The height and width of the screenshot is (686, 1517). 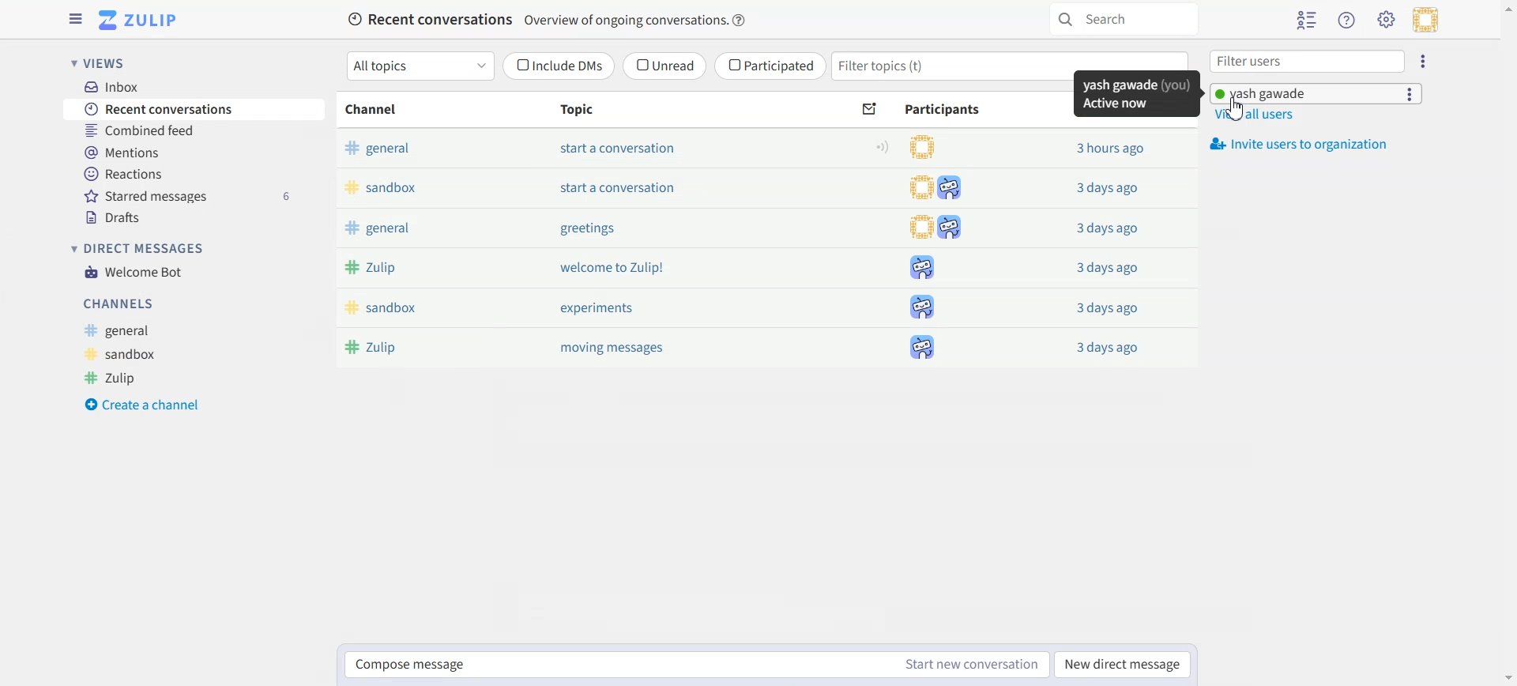 I want to click on Include DMs, so click(x=559, y=64).